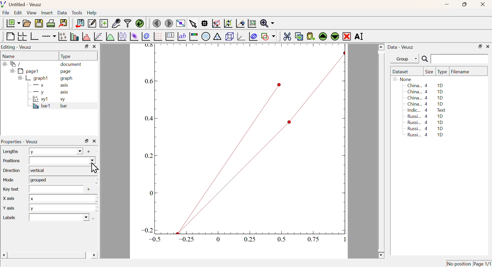 This screenshot has height=267, width=492. What do you see at coordinates (63, 23) in the screenshot?
I see `Export to graphics format` at bounding box center [63, 23].